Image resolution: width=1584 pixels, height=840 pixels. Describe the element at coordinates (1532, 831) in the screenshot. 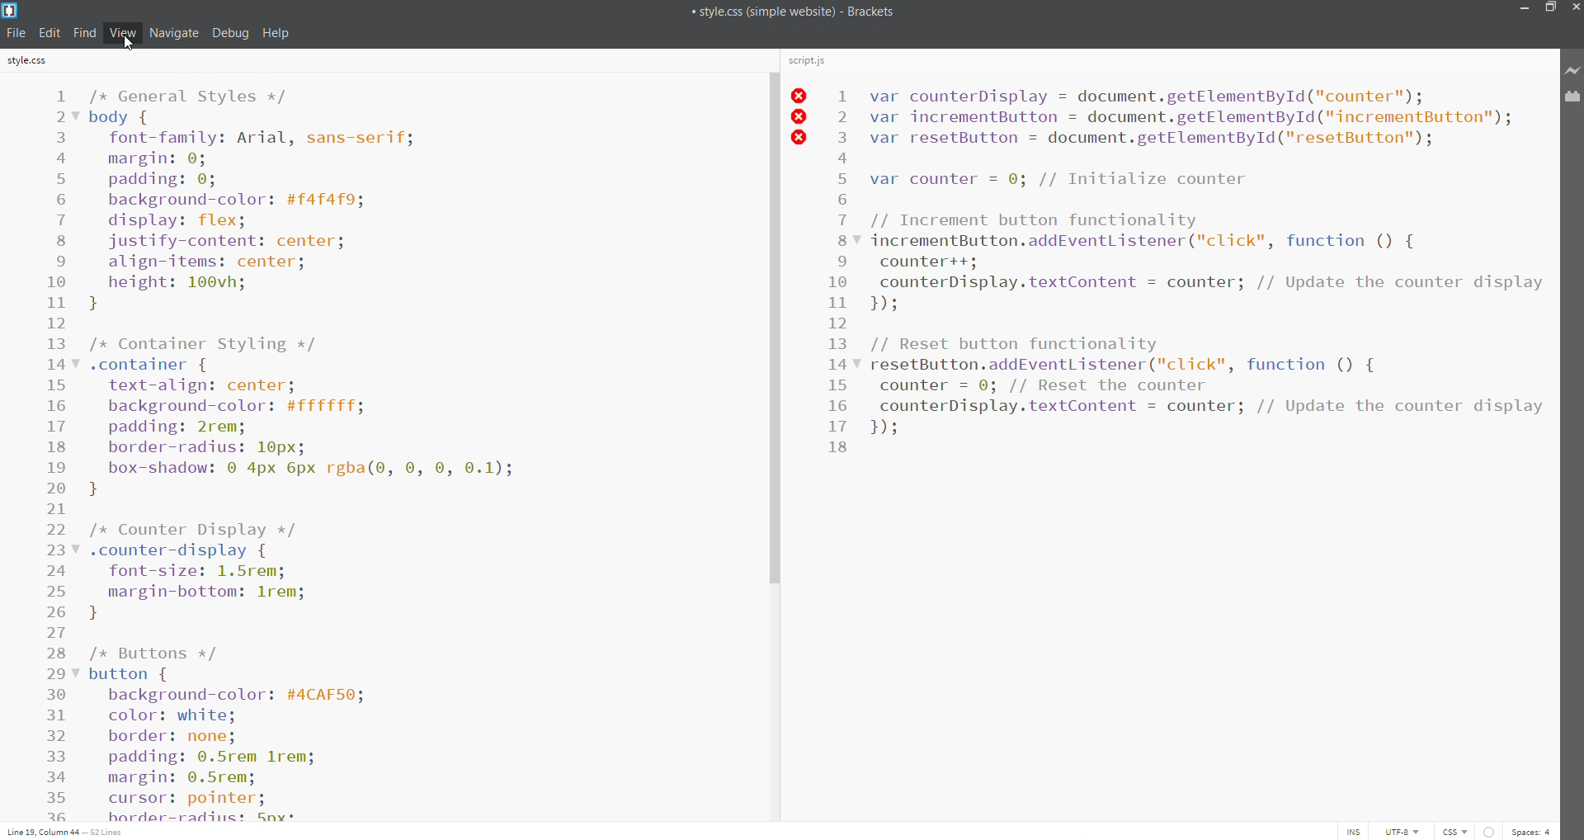

I see `space count` at that location.